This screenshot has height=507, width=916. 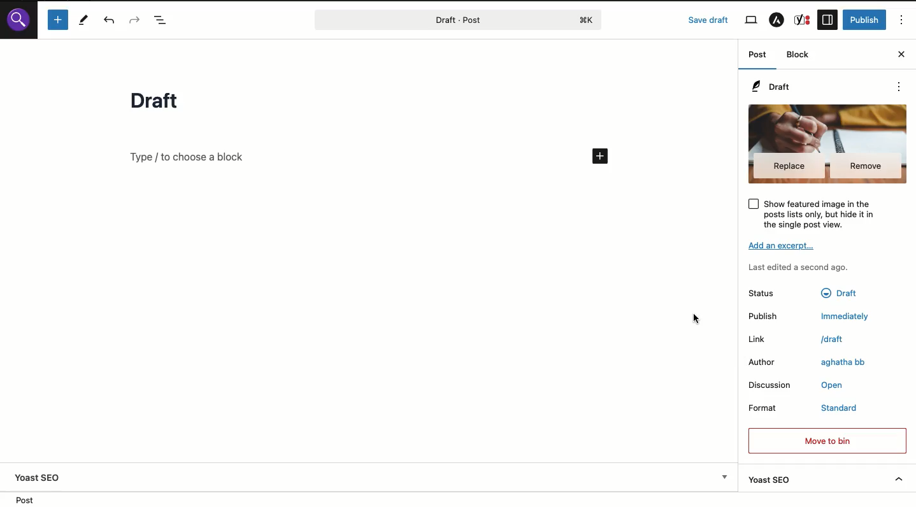 I want to click on Add excerpt, so click(x=783, y=245).